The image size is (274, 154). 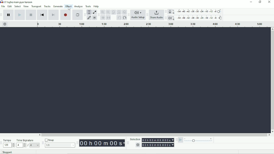 I want to click on Skip to end, so click(x=53, y=15).